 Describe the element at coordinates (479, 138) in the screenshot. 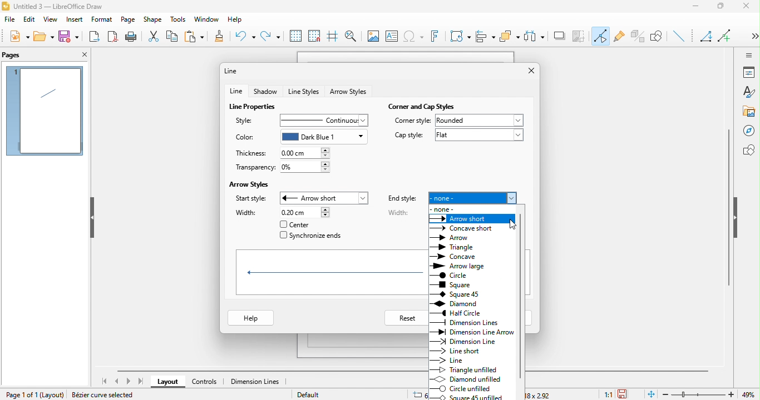

I see `flat` at that location.